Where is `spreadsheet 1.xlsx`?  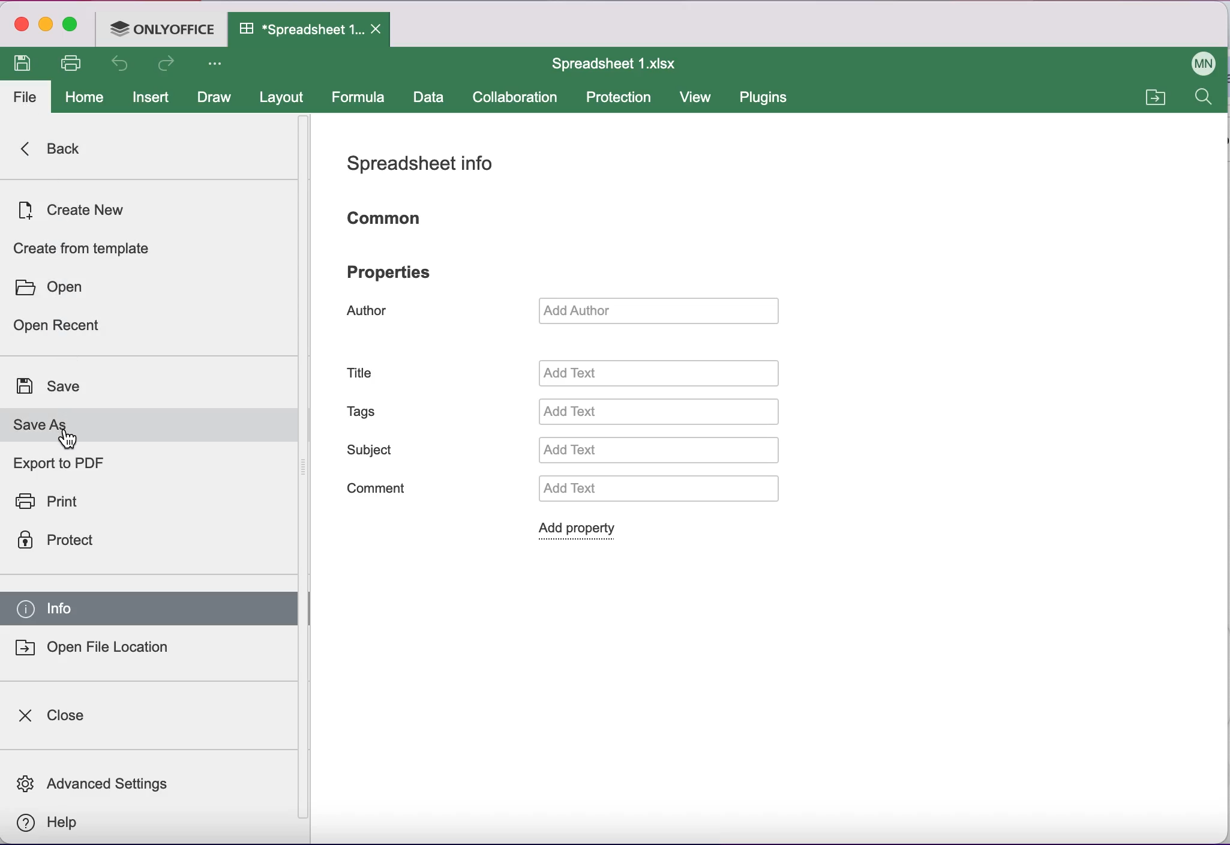 spreadsheet 1.xlsx is located at coordinates (622, 66).